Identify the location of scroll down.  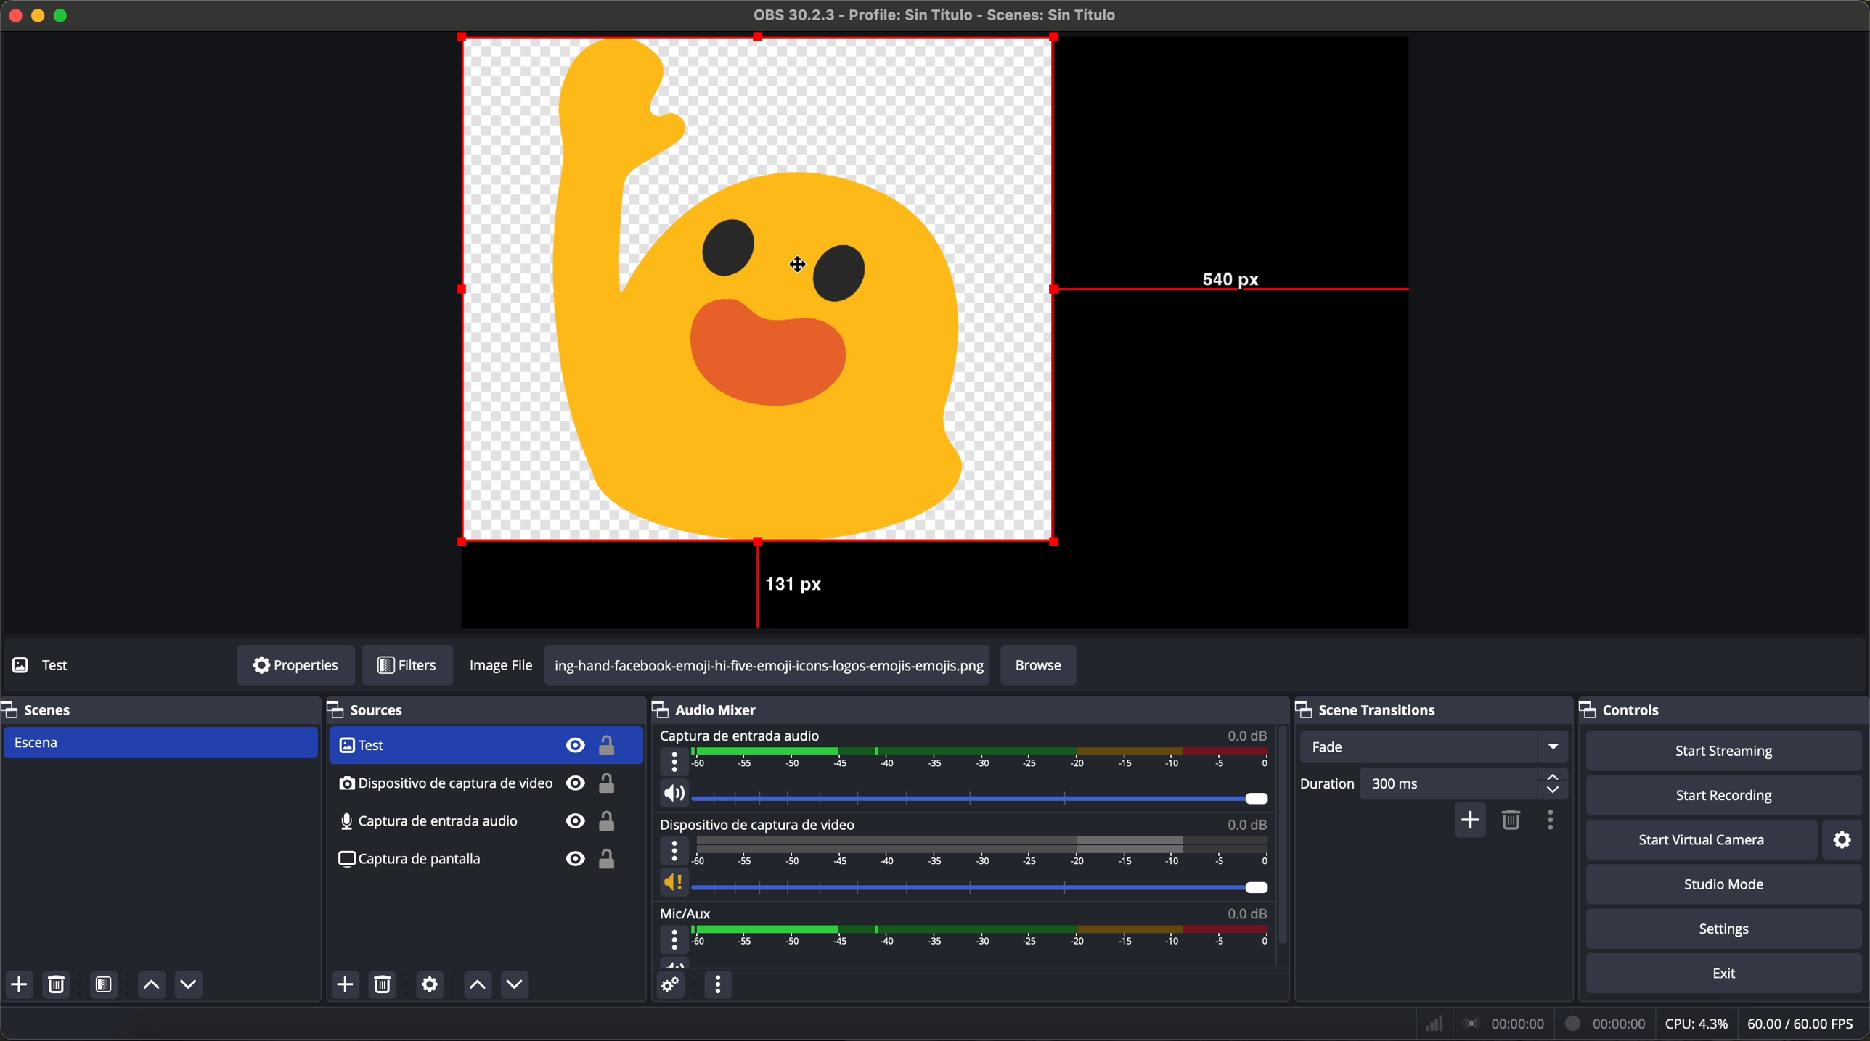
(1284, 820).